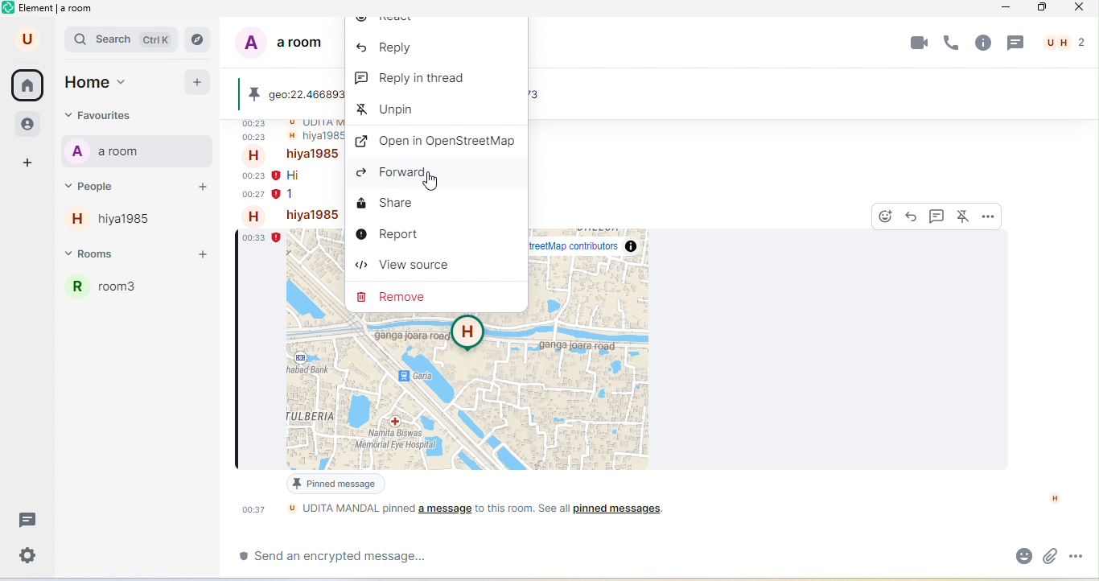 Image resolution: width=1099 pixels, height=581 pixels. I want to click on attachment, so click(1050, 555).